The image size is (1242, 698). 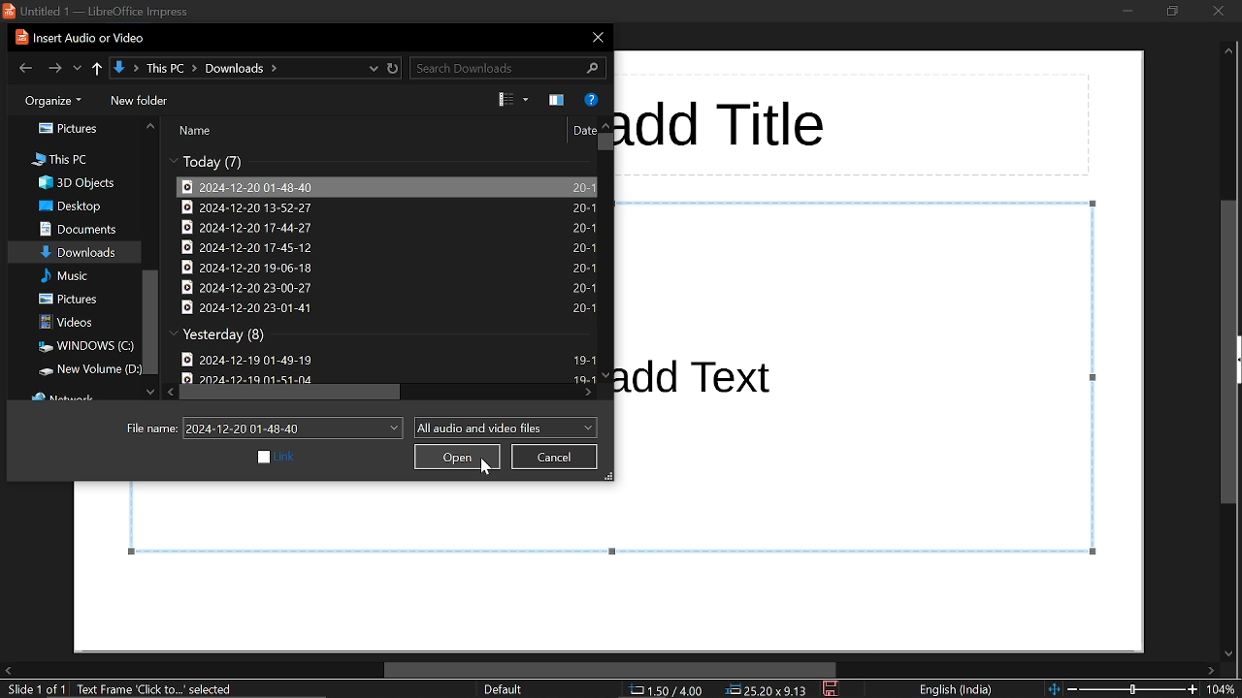 I want to click on previous, so click(x=22, y=67).